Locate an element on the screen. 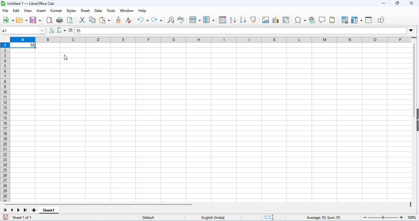 The height and width of the screenshot is (221, 419). column headings is located at coordinates (210, 40).